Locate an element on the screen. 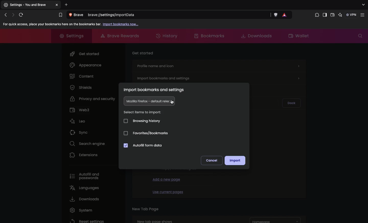 Image resolution: width=368 pixels, height=223 pixels. Reload this page is located at coordinates (22, 15).